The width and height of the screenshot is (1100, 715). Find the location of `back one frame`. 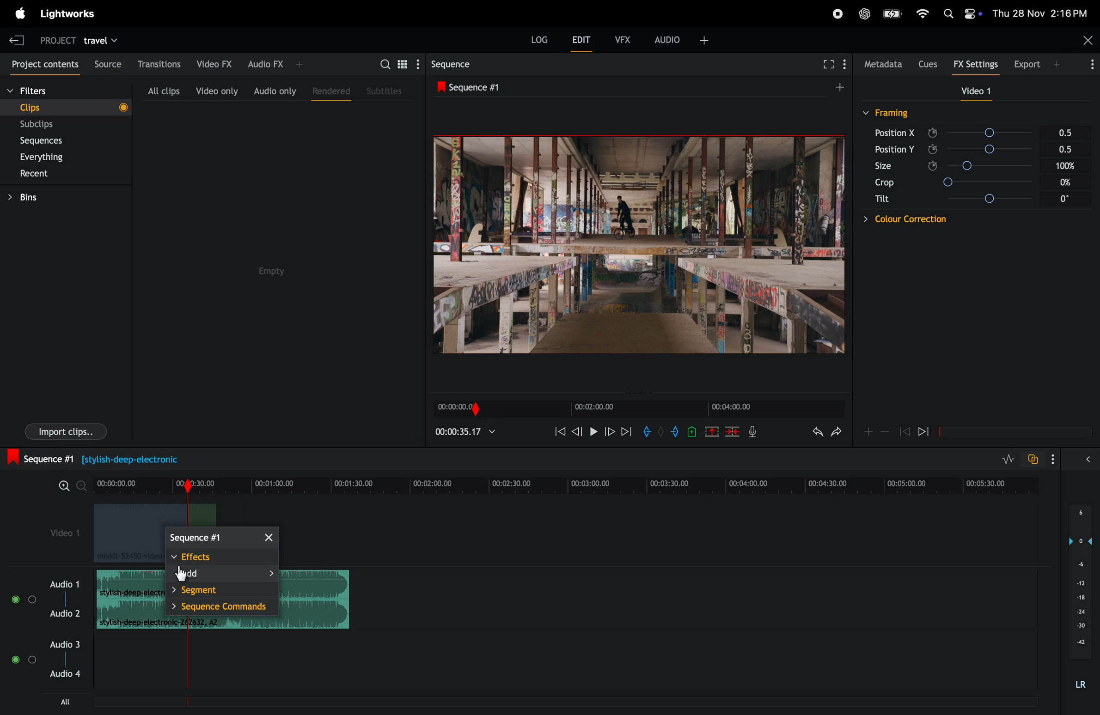

back one frame is located at coordinates (578, 430).